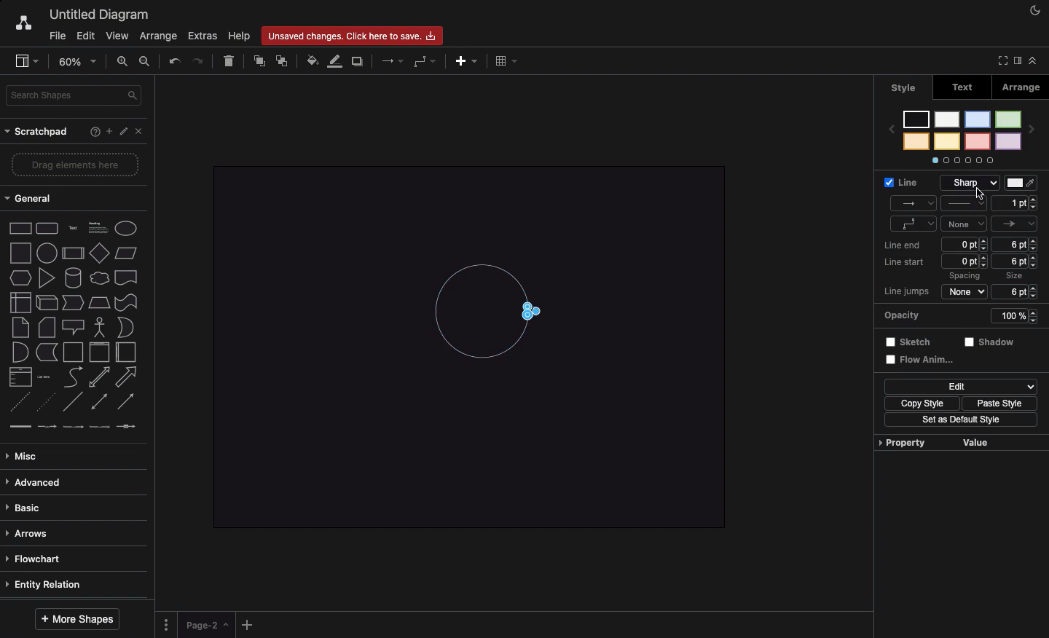 This screenshot has width=1049, height=638. What do you see at coordinates (902, 245) in the screenshot?
I see `Line end` at bounding box center [902, 245].